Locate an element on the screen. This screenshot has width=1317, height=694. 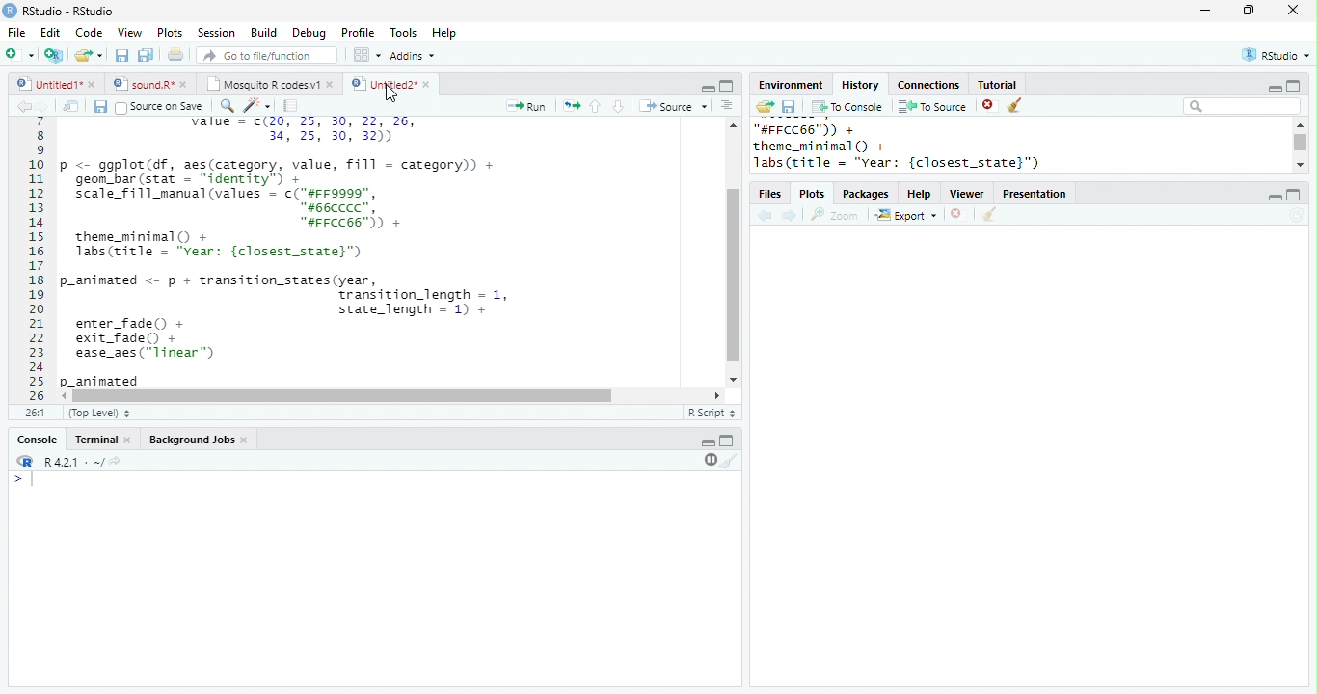
Zoom is located at coordinates (835, 215).